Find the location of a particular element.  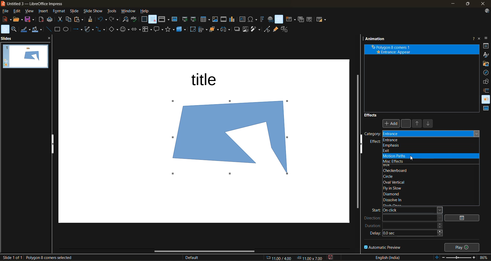

slide master name is located at coordinates (194, 258).